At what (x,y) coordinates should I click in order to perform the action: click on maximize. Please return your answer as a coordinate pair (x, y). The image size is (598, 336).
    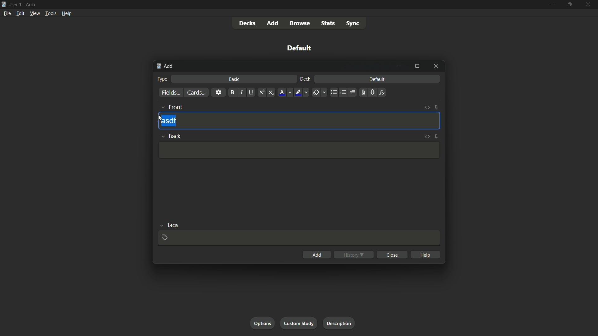
    Looking at the image, I should click on (417, 66).